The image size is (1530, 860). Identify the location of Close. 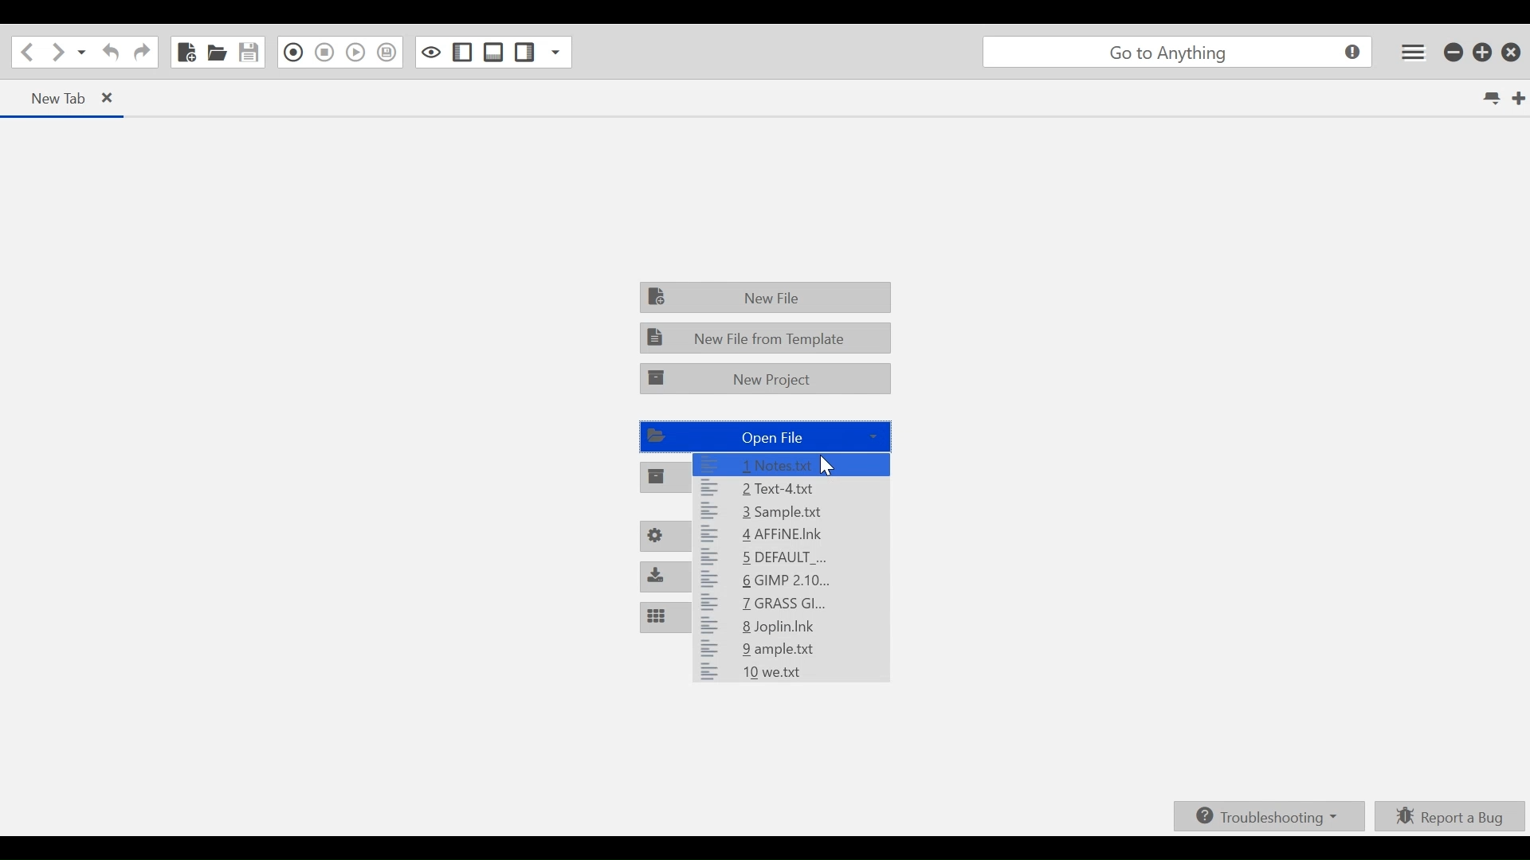
(1510, 52).